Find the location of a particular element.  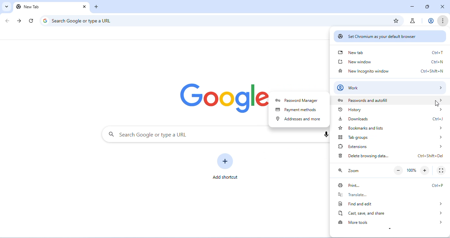

work is located at coordinates (390, 86).